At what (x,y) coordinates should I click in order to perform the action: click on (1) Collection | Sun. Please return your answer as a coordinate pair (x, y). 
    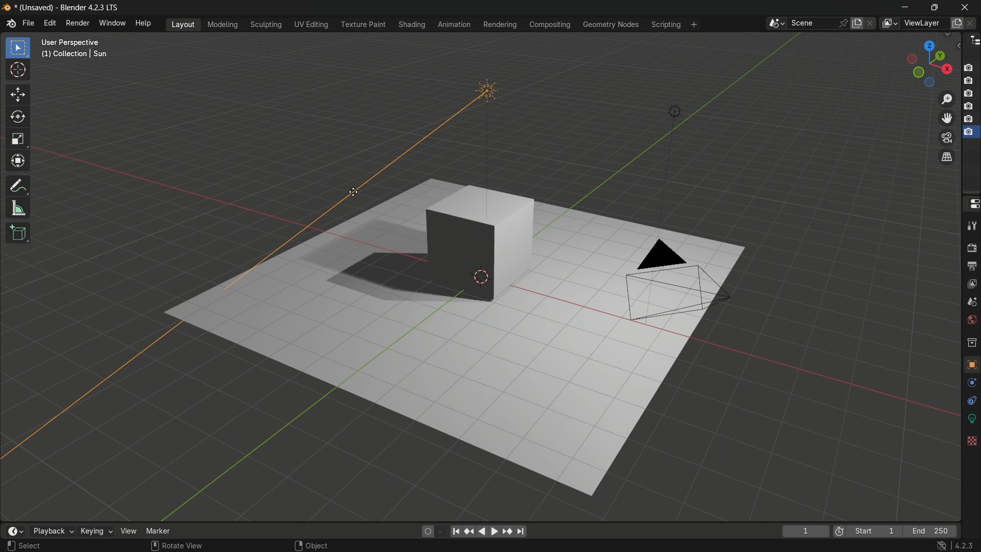
    Looking at the image, I should click on (75, 54).